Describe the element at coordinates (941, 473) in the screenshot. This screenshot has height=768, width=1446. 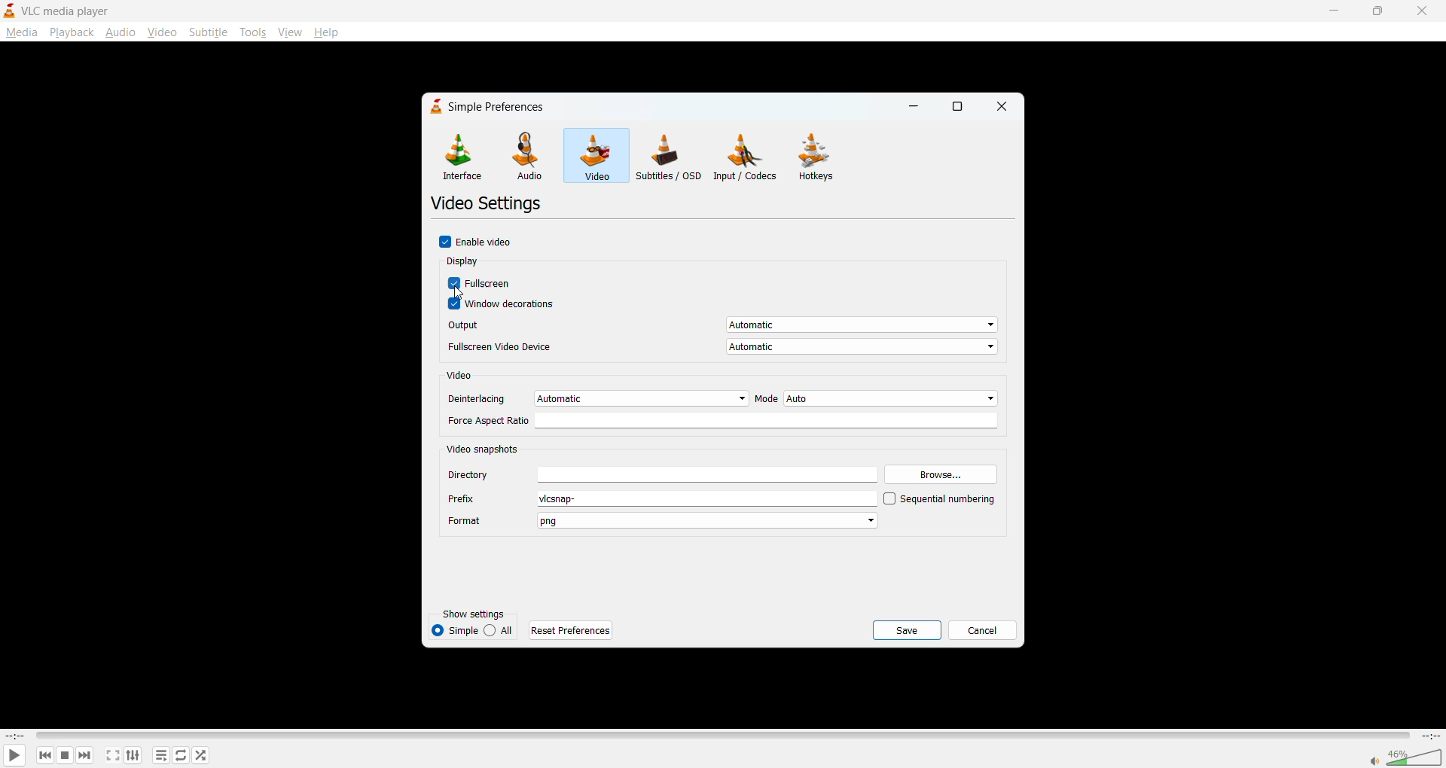
I see `browse` at that location.